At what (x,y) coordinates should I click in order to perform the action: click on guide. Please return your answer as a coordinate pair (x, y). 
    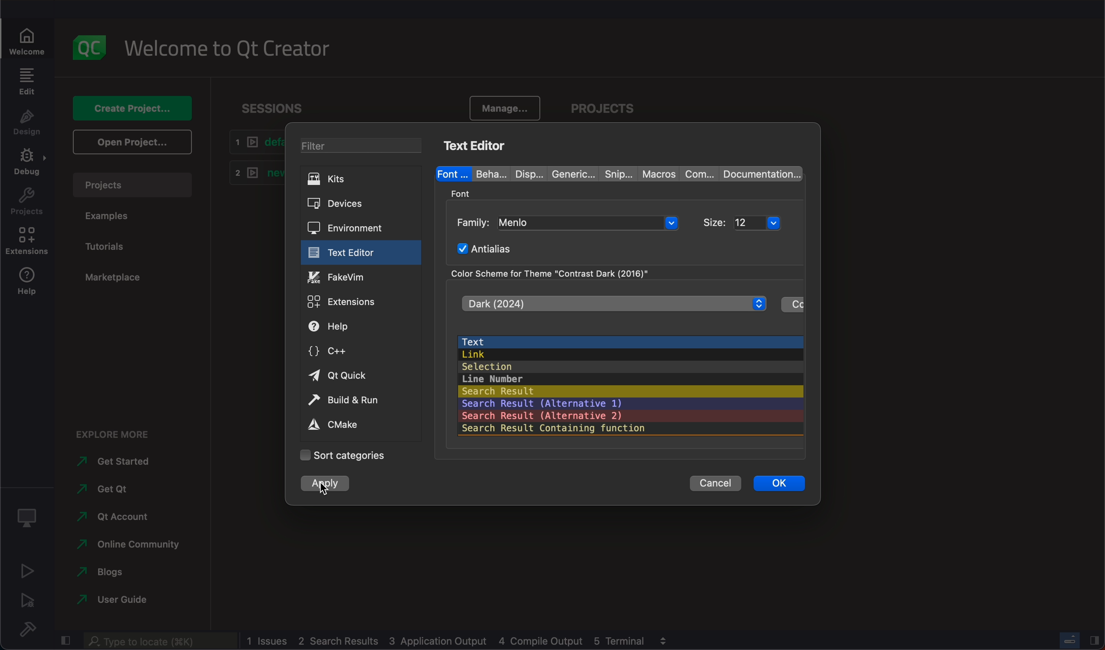
    Looking at the image, I should click on (121, 600).